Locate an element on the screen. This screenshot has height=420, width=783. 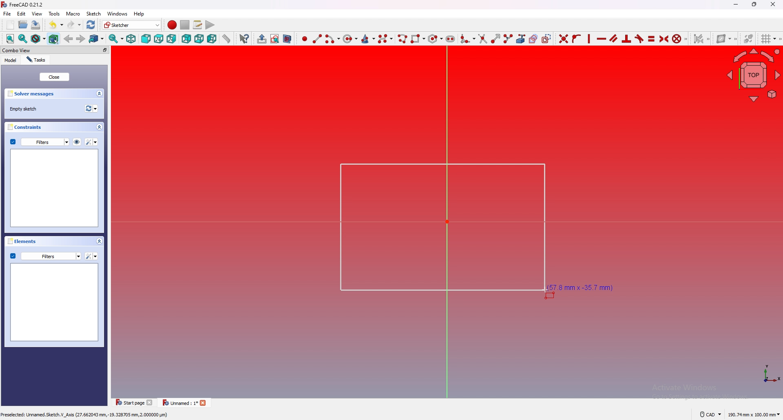
top is located at coordinates (159, 39).